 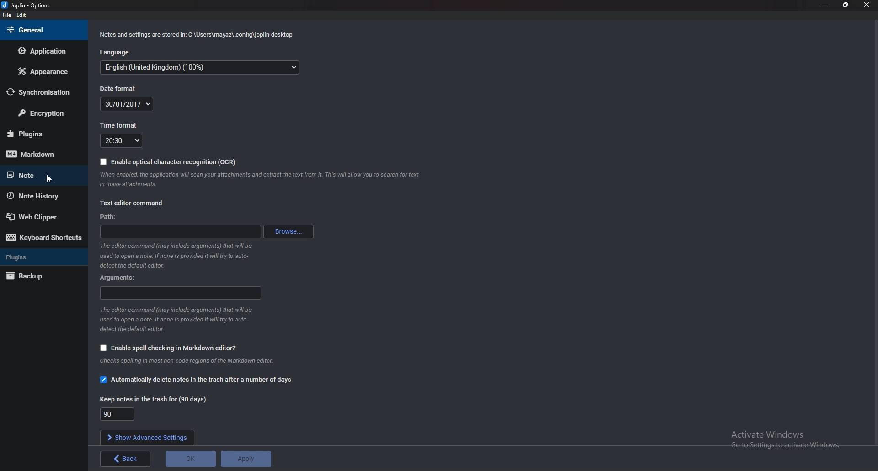 I want to click on Browse, so click(x=289, y=231).